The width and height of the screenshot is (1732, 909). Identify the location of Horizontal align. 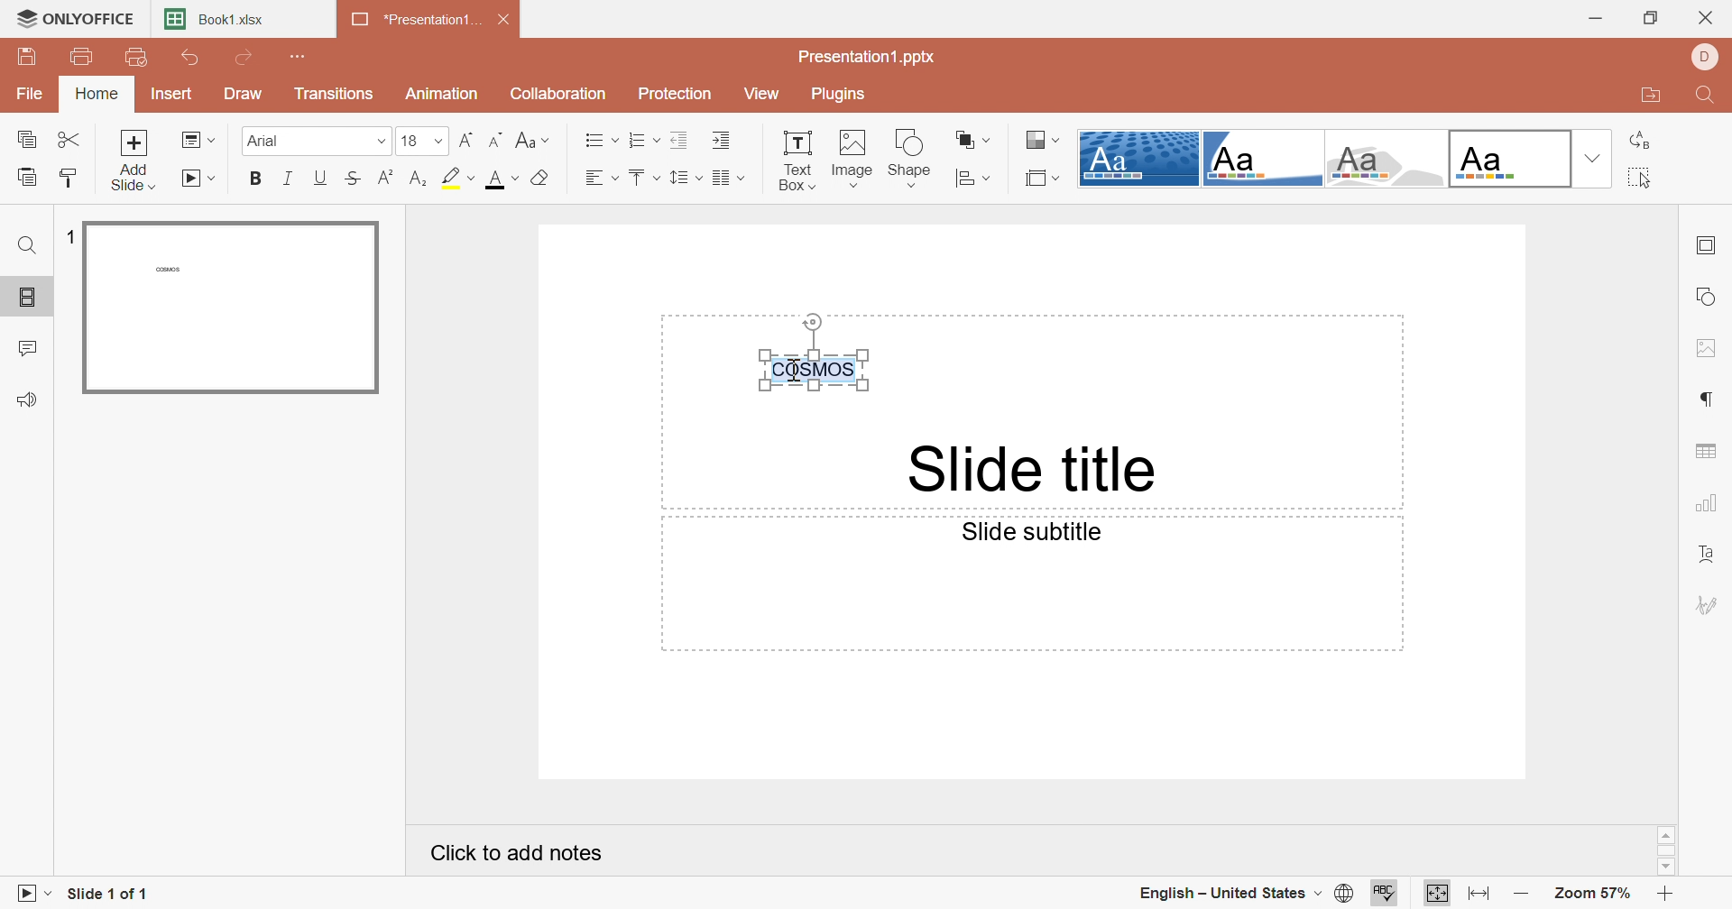
(594, 176).